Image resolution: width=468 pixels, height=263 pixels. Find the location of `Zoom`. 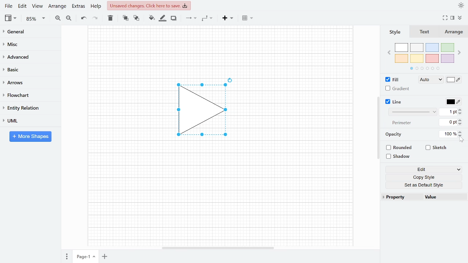

Zoom is located at coordinates (36, 19).